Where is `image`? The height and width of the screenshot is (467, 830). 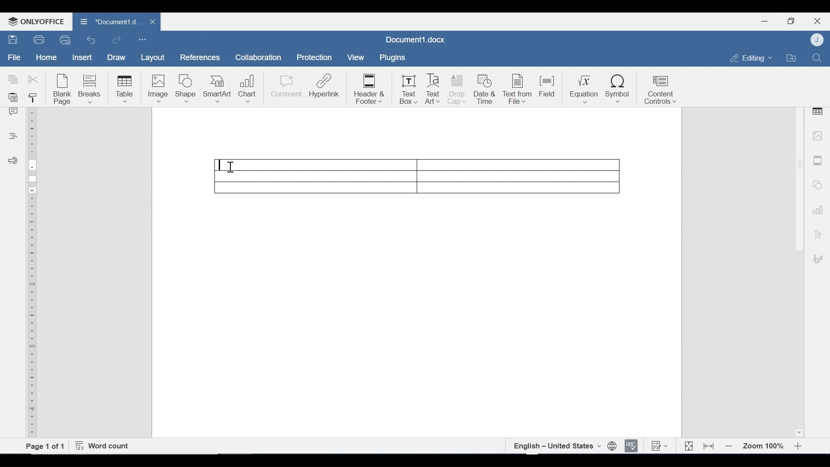 image is located at coordinates (817, 135).